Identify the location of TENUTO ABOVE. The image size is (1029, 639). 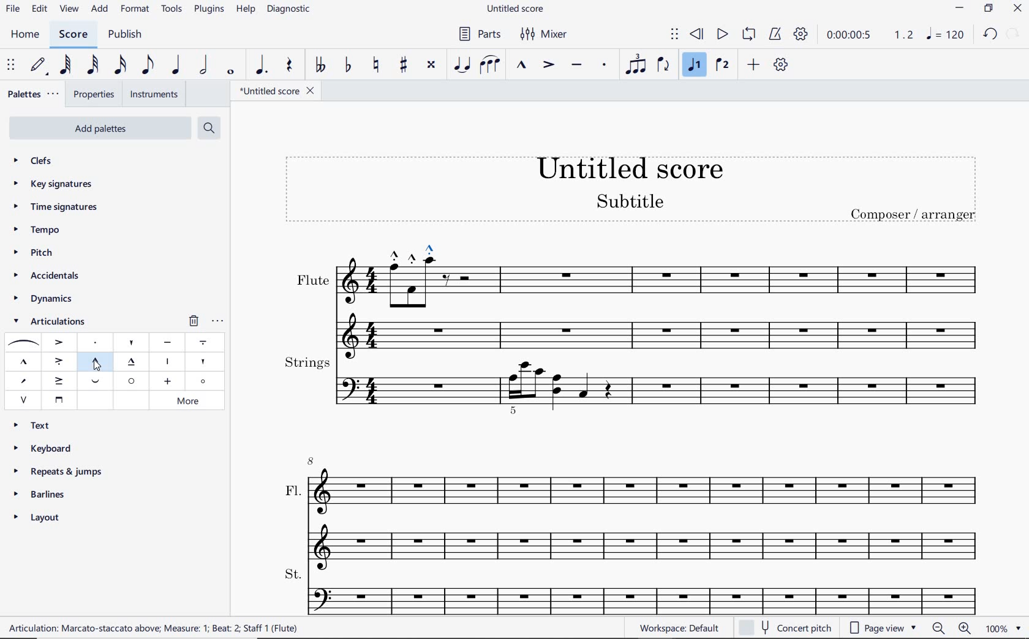
(167, 343).